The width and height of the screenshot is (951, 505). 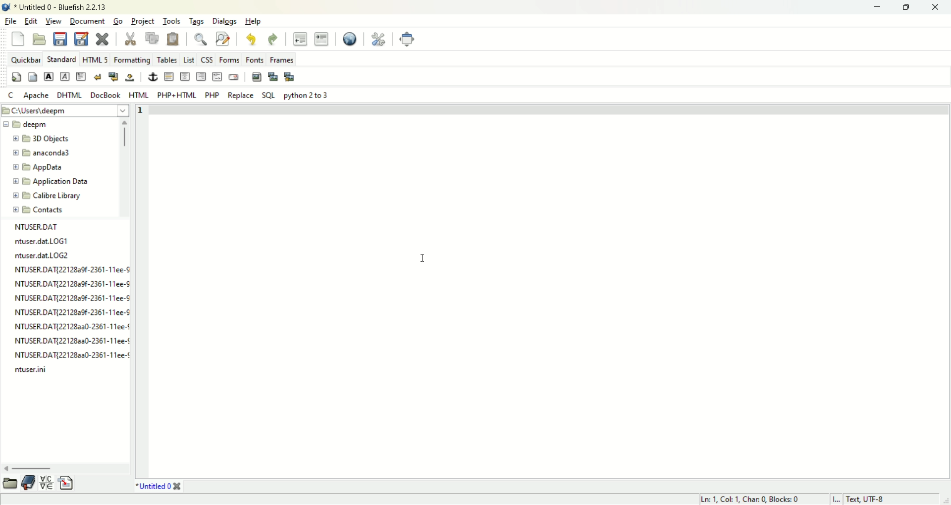 I want to click on break, so click(x=97, y=77).